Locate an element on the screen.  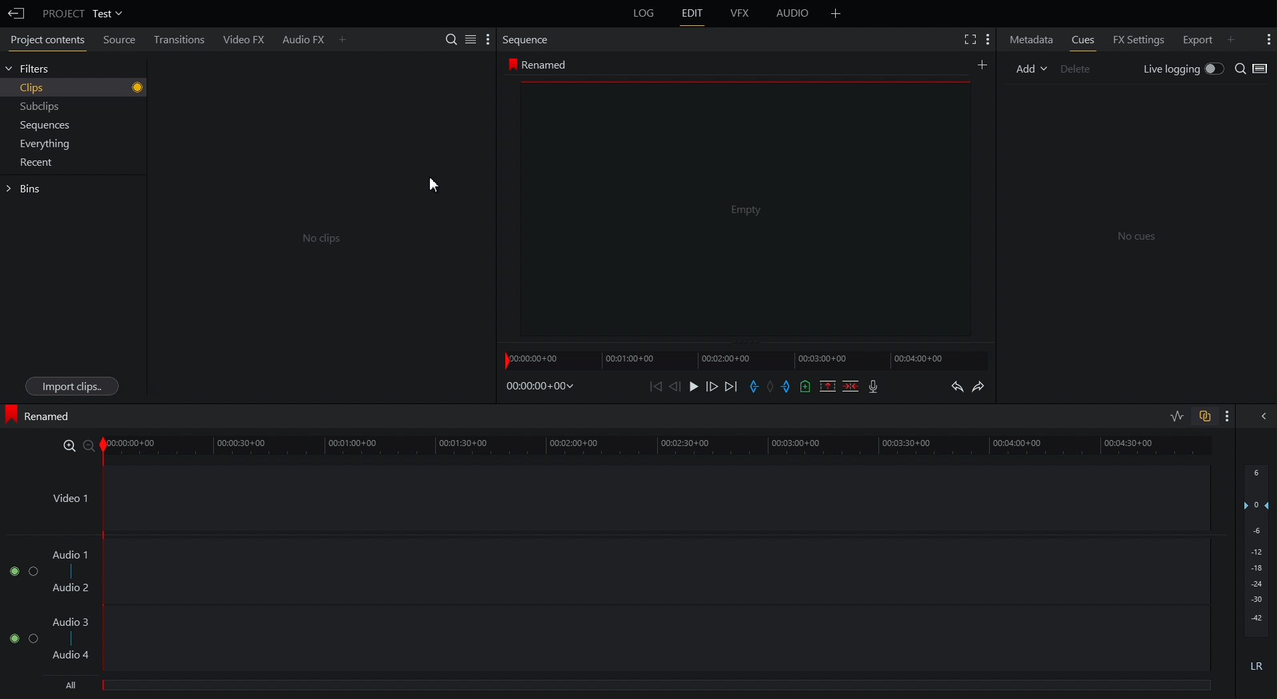
Audio 1 is located at coordinates (72, 555).